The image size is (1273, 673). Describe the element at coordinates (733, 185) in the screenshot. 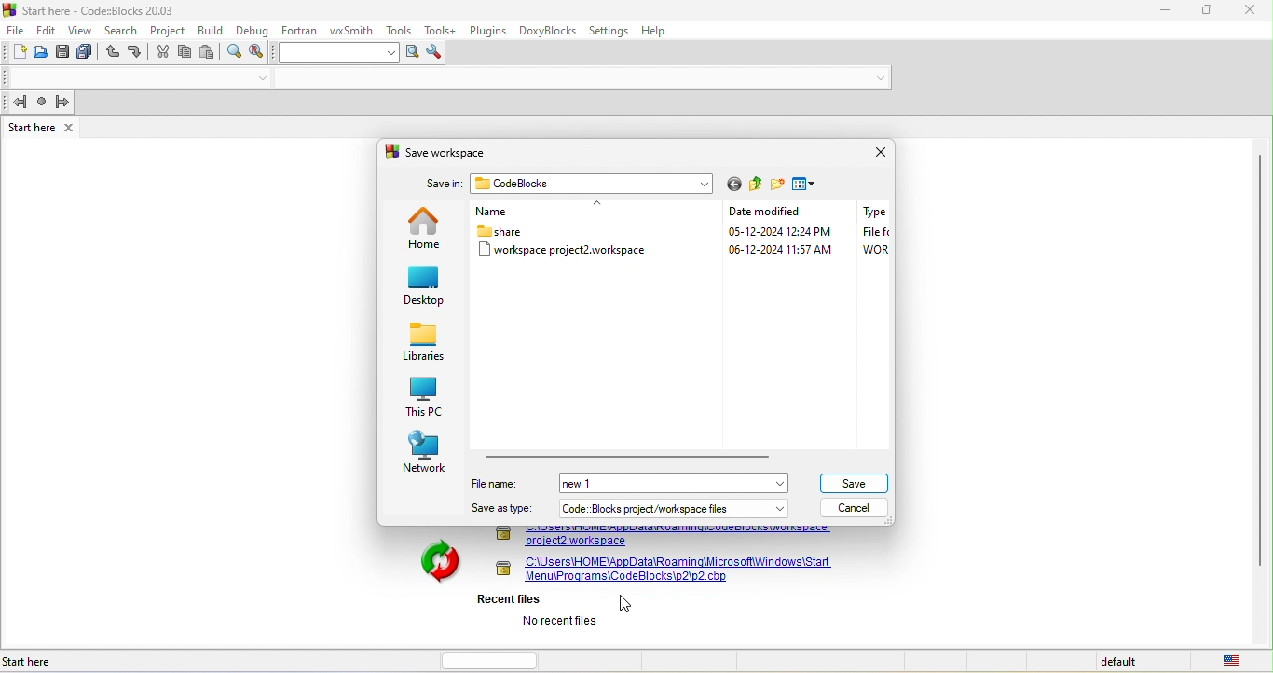

I see `go to last folder` at that location.